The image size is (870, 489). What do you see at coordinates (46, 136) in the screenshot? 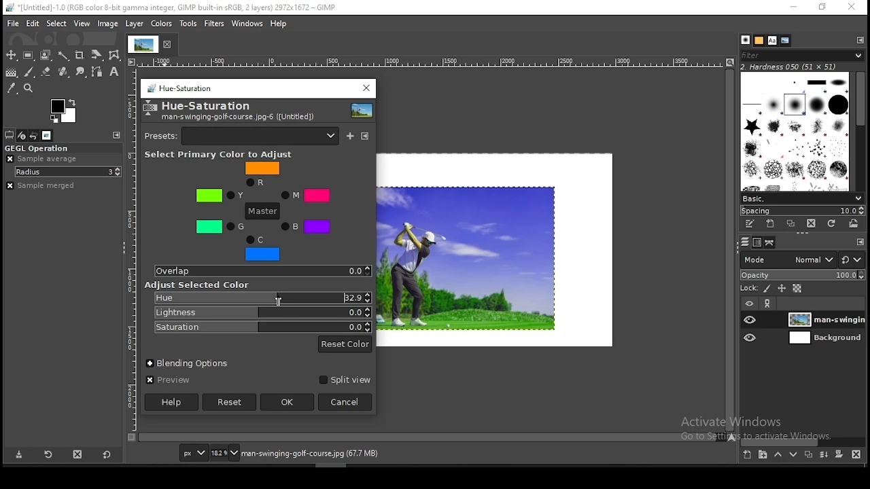
I see `images` at bounding box center [46, 136].